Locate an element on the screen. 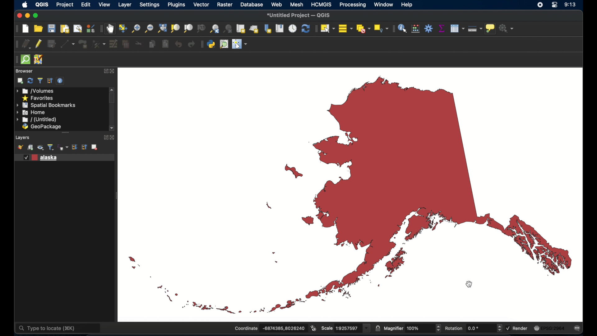 Image resolution: width=597 pixels, height=336 pixels. open field calculator is located at coordinates (415, 29).